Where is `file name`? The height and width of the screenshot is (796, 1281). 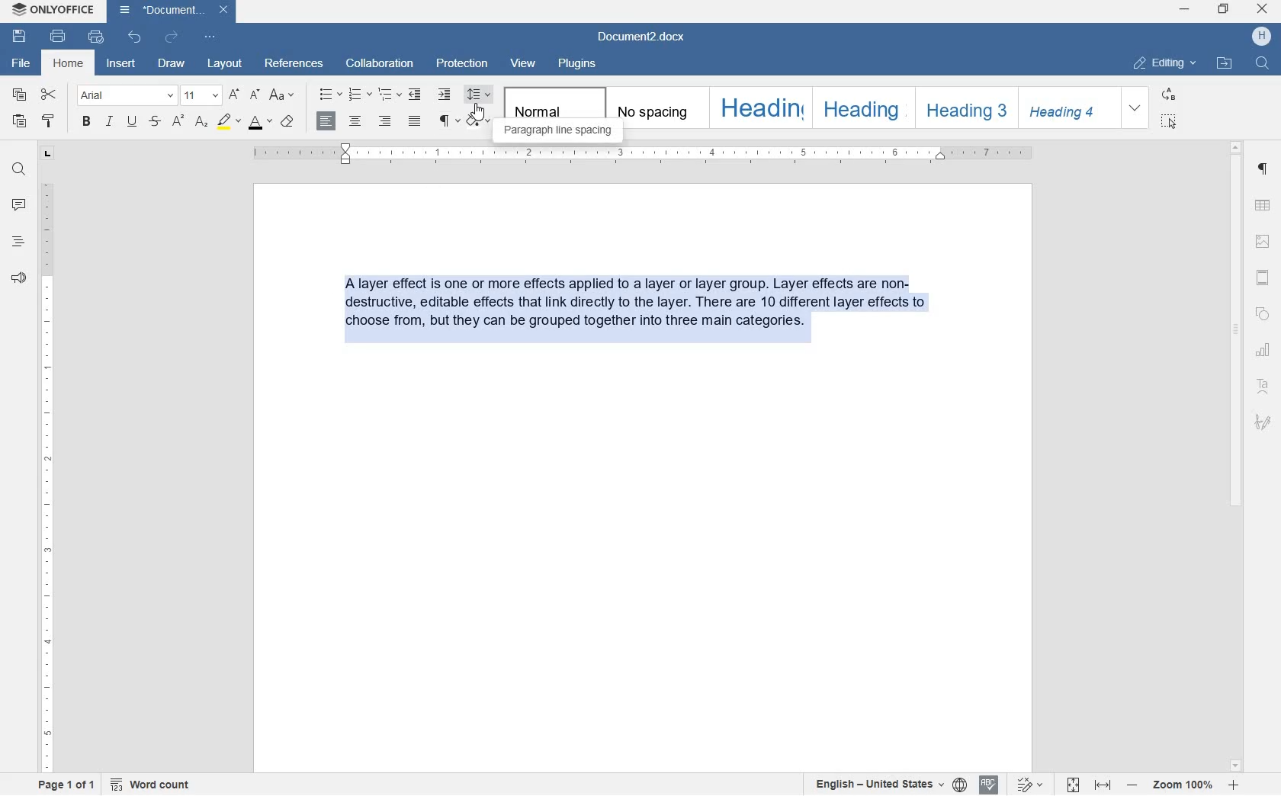 file name is located at coordinates (646, 39).